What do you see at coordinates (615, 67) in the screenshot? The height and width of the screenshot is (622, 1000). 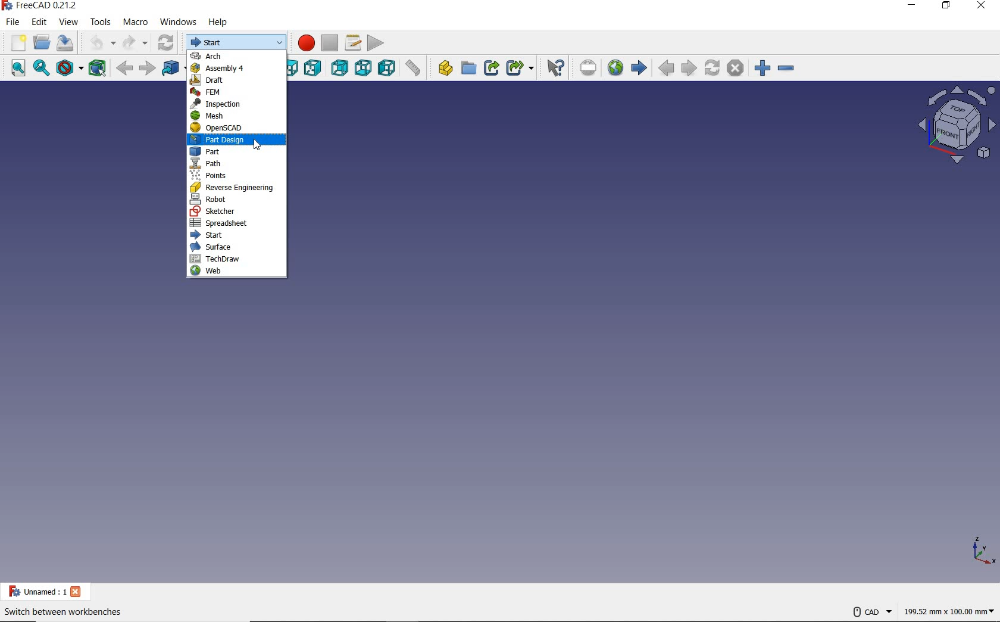 I see `OPEN WEBSITE` at bounding box center [615, 67].